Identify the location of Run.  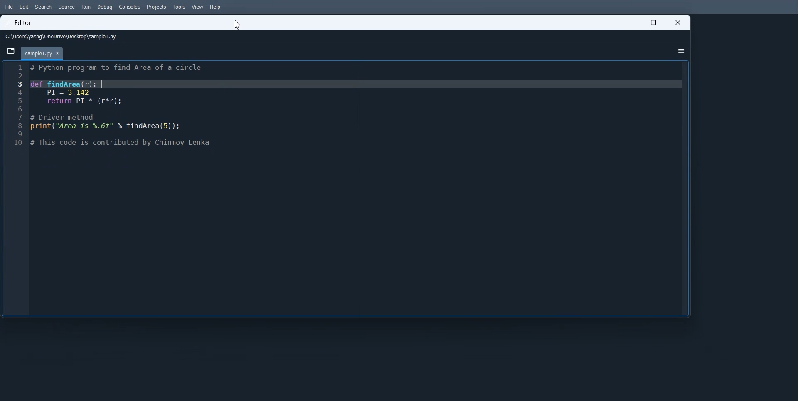
(86, 7).